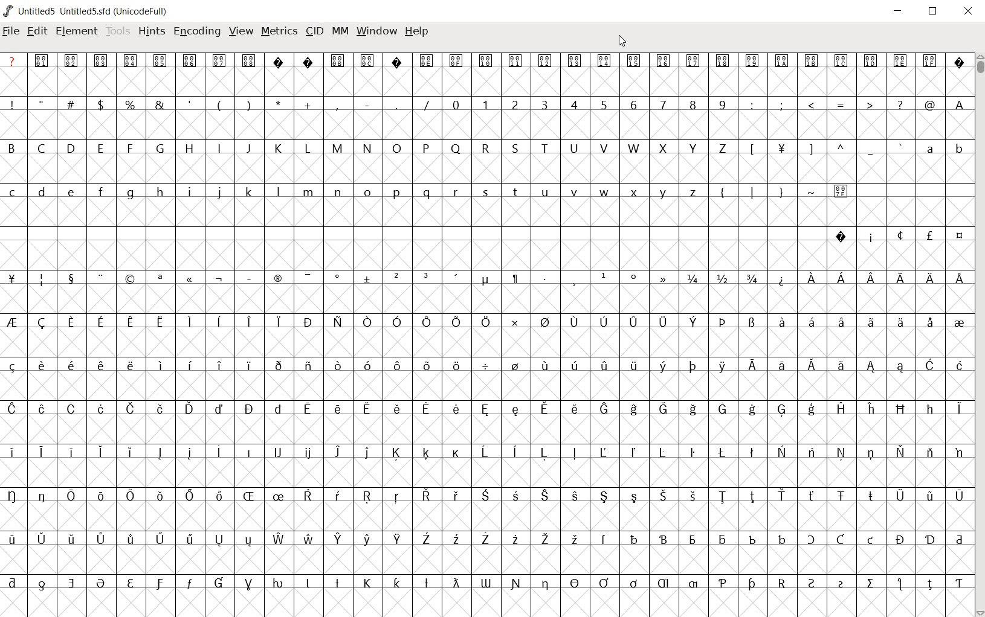 Image resolution: width=985 pixels, height=617 pixels. I want to click on Symbol, so click(900, 585).